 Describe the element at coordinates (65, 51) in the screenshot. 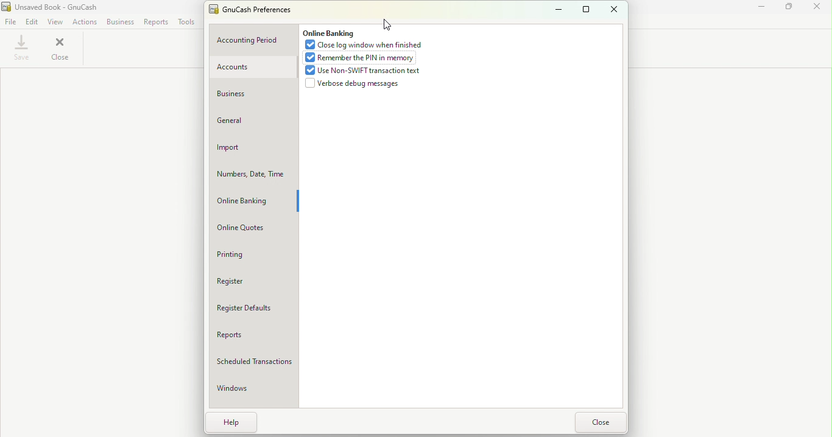

I see `Close` at that location.